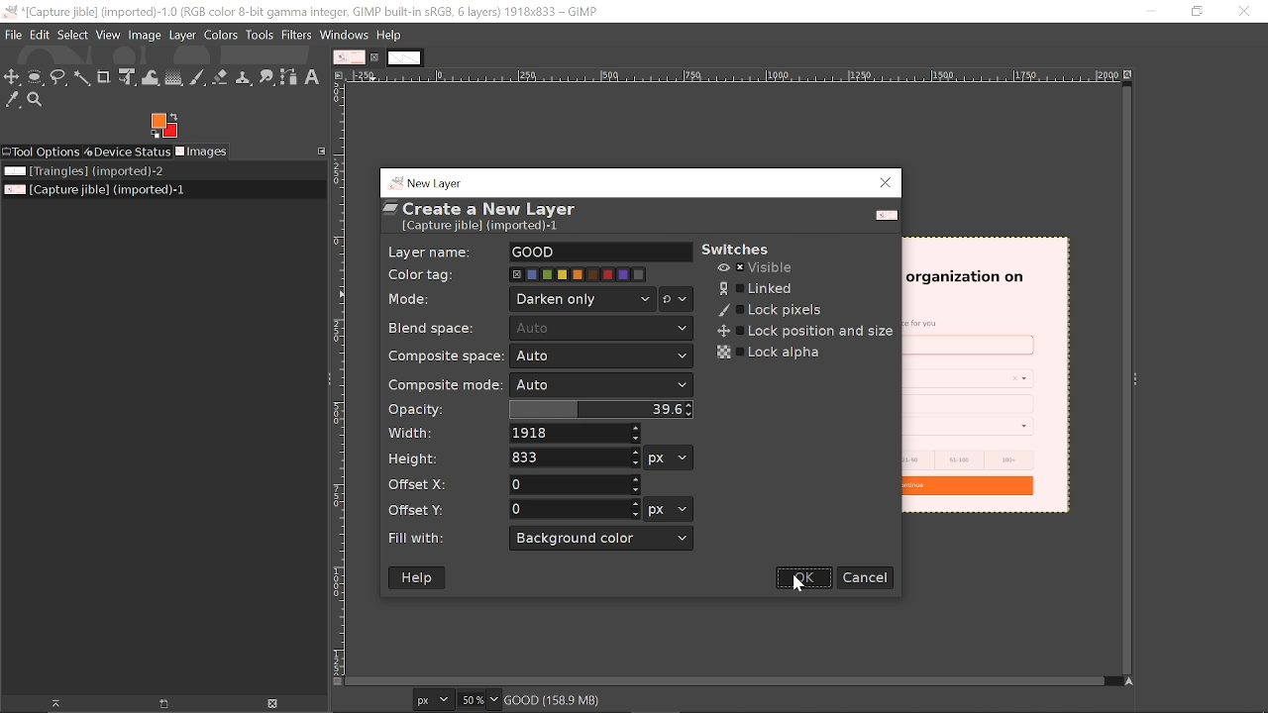 Image resolution: width=1268 pixels, height=713 pixels. Describe the element at coordinates (344, 35) in the screenshot. I see `windows` at that location.